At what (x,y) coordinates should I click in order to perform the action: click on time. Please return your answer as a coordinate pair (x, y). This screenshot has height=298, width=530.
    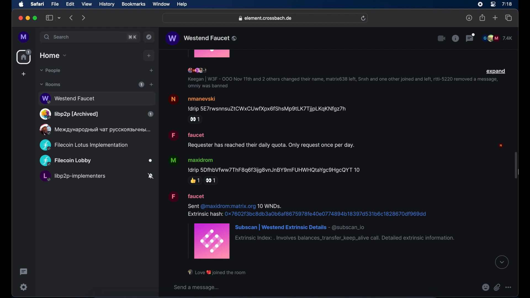
    Looking at the image, I should click on (507, 4).